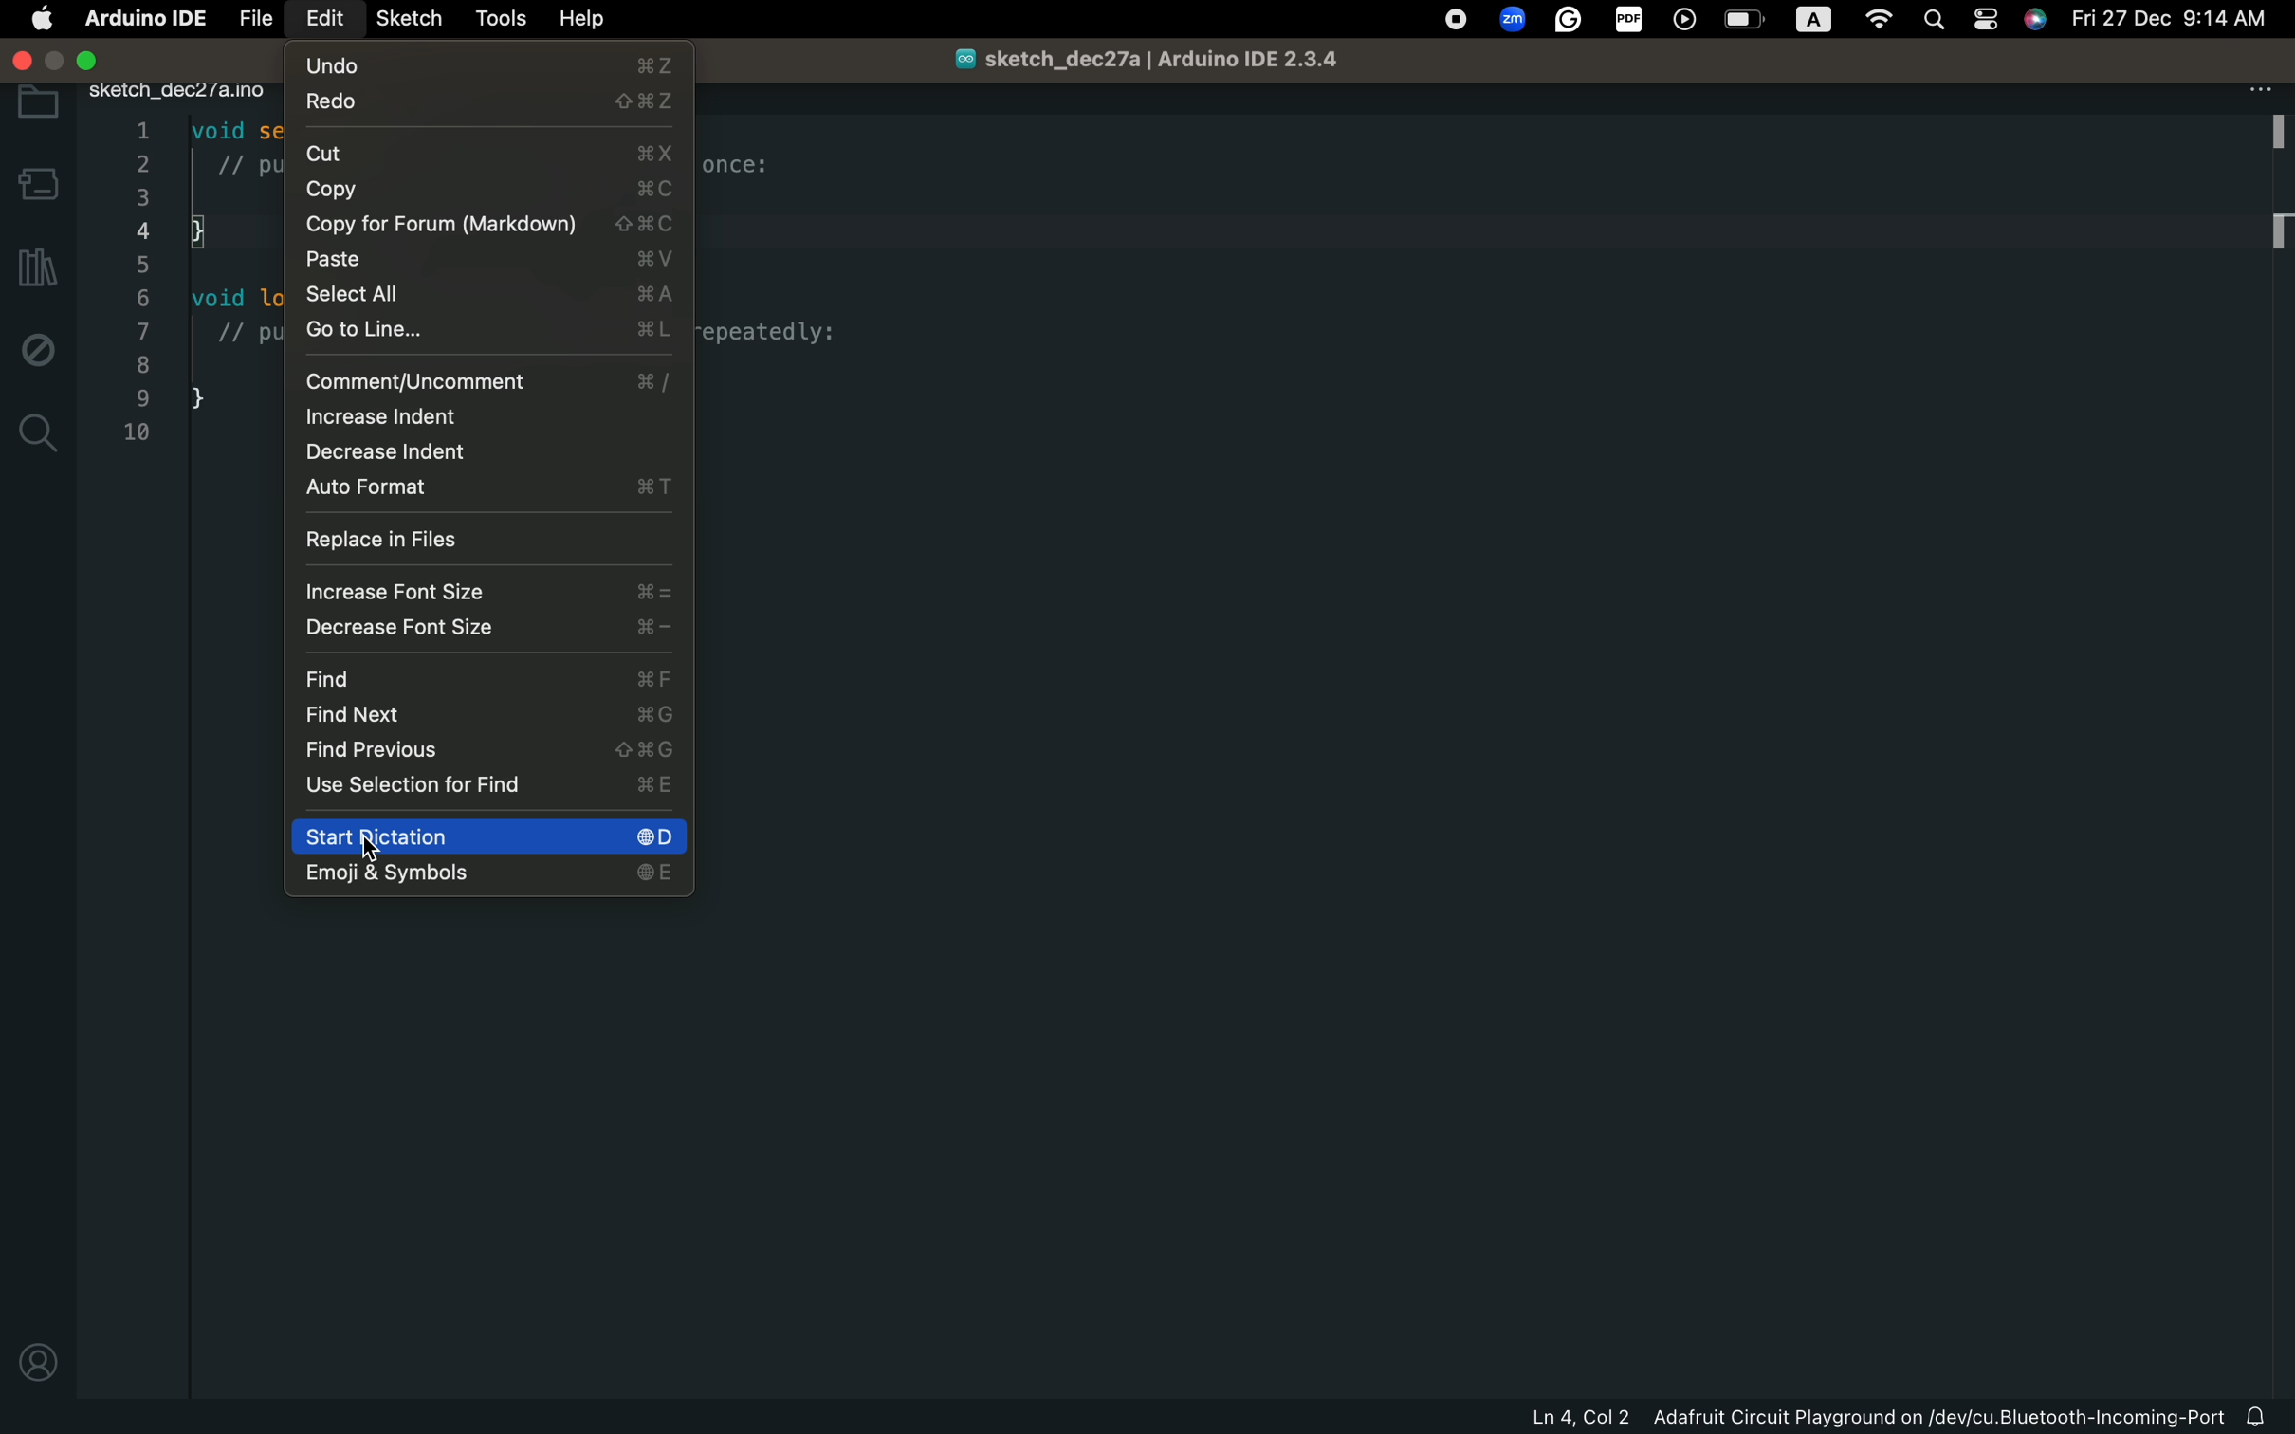 The height and width of the screenshot is (1434, 2295). What do you see at coordinates (1740, 18) in the screenshot?
I see `OS control` at bounding box center [1740, 18].